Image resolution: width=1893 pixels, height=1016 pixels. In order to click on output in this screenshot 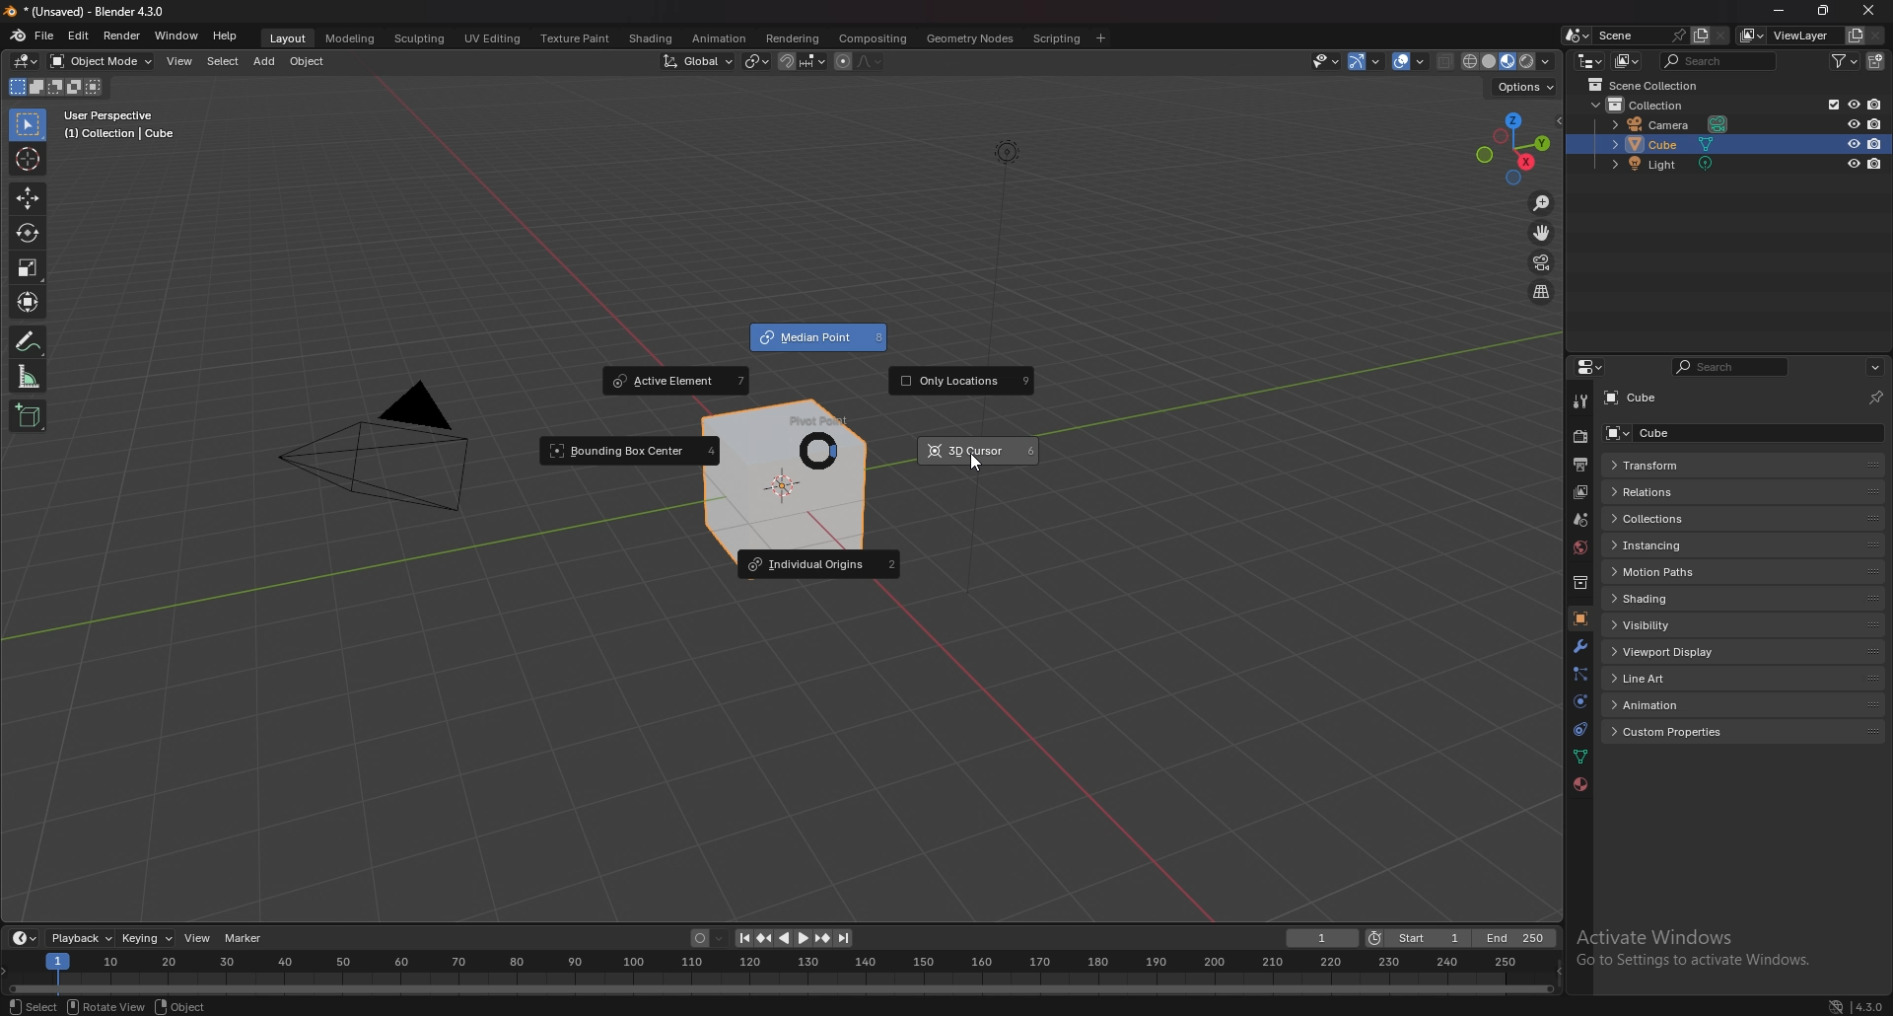, I will do `click(1579, 465)`.